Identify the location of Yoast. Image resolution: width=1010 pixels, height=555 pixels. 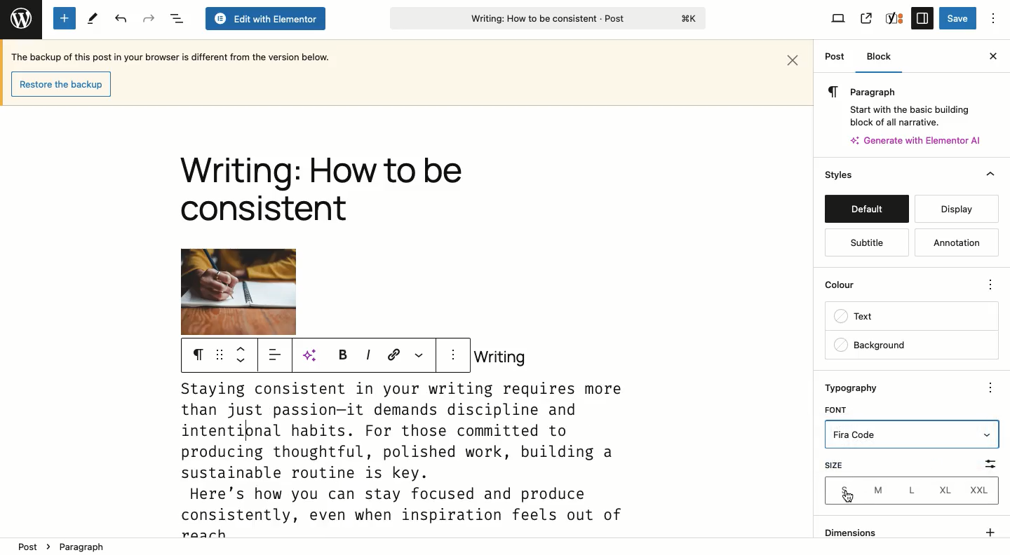
(895, 18).